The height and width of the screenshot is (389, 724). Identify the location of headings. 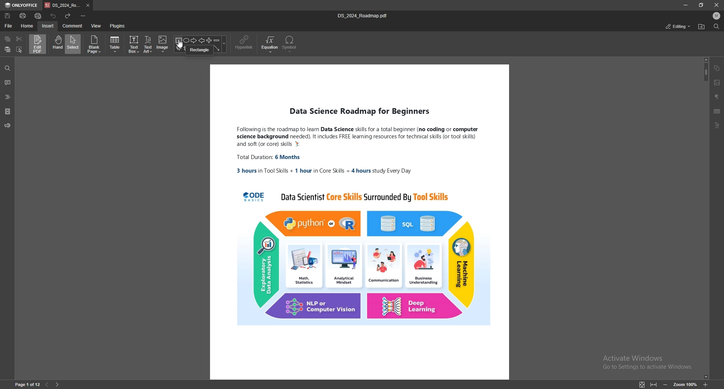
(8, 96).